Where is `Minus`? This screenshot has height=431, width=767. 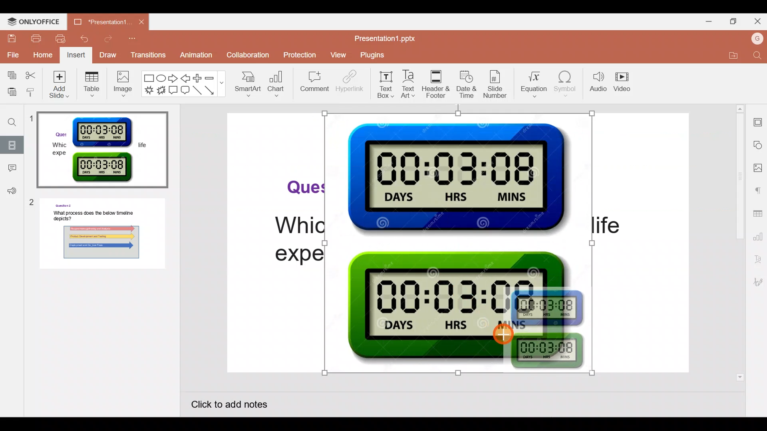 Minus is located at coordinates (214, 77).